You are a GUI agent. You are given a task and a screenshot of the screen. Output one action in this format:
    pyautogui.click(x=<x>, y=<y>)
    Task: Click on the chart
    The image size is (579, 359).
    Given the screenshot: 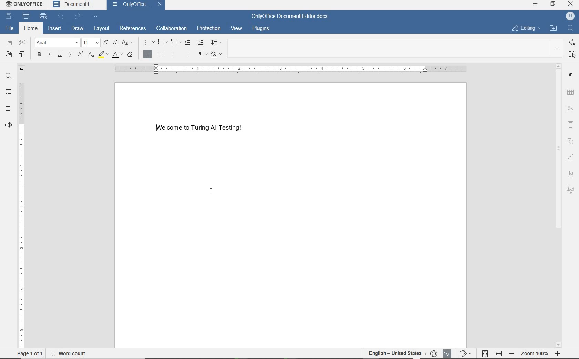 What is the action you would take?
    pyautogui.click(x=571, y=157)
    